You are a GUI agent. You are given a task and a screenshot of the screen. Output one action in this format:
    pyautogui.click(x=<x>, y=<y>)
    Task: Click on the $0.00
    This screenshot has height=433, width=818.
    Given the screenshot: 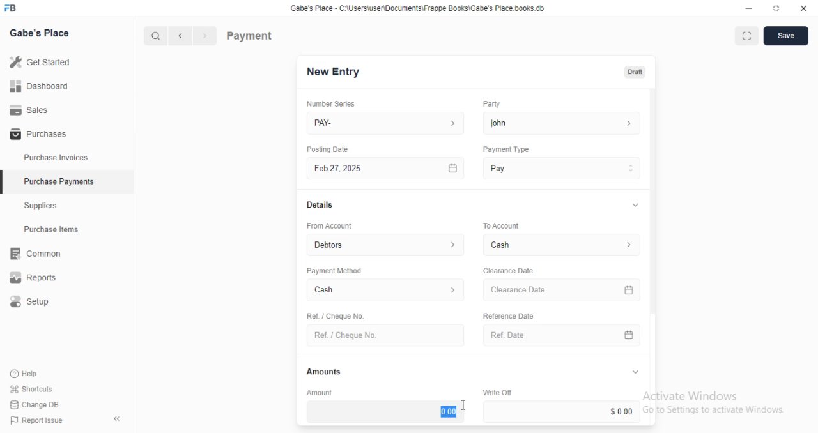 What is the action you would take?
    pyautogui.click(x=564, y=411)
    